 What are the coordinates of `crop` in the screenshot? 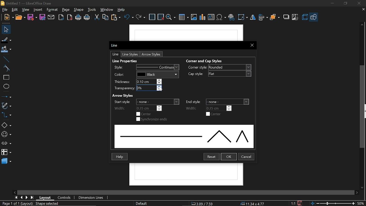 It's located at (295, 17).